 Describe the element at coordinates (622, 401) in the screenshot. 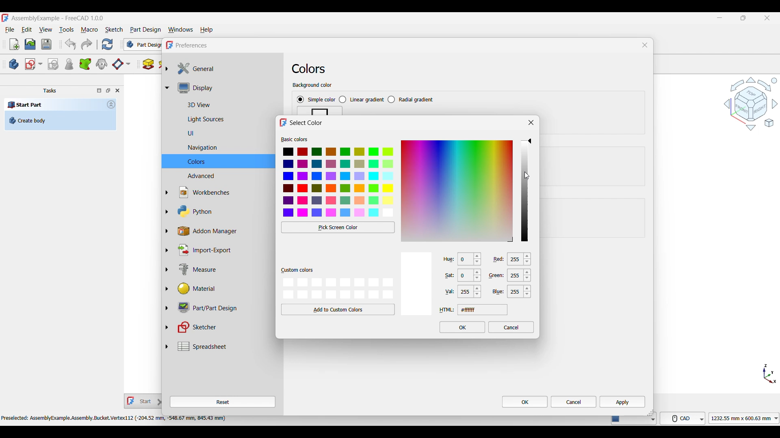

I see `Apply` at that location.